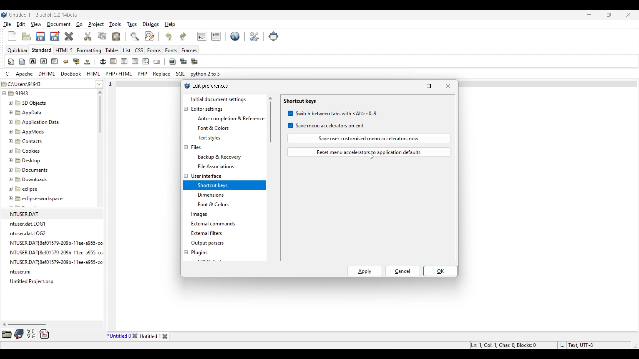  Describe the element at coordinates (221, 157) in the screenshot. I see `Backup & Recovery` at that location.